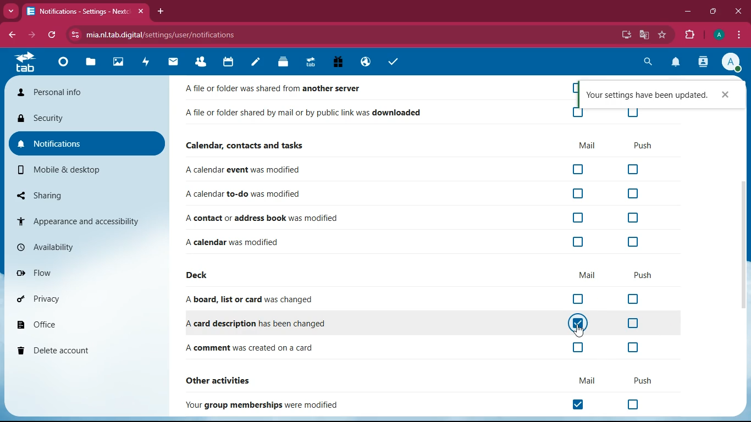 The width and height of the screenshot is (751, 422). What do you see at coordinates (266, 405) in the screenshot?
I see `Your group memberships were modified` at bounding box center [266, 405].